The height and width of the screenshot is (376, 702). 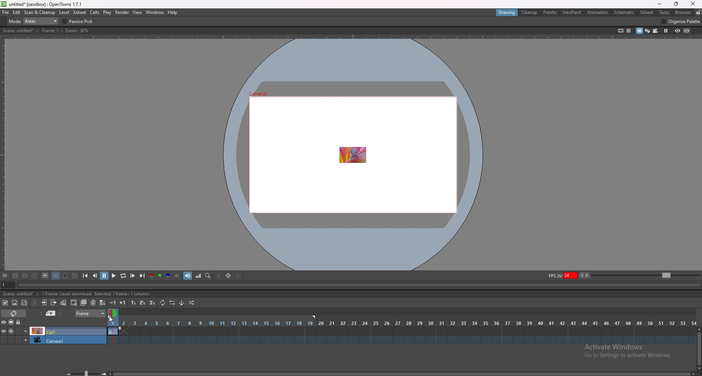 What do you see at coordinates (17, 12) in the screenshot?
I see `edit` at bounding box center [17, 12].